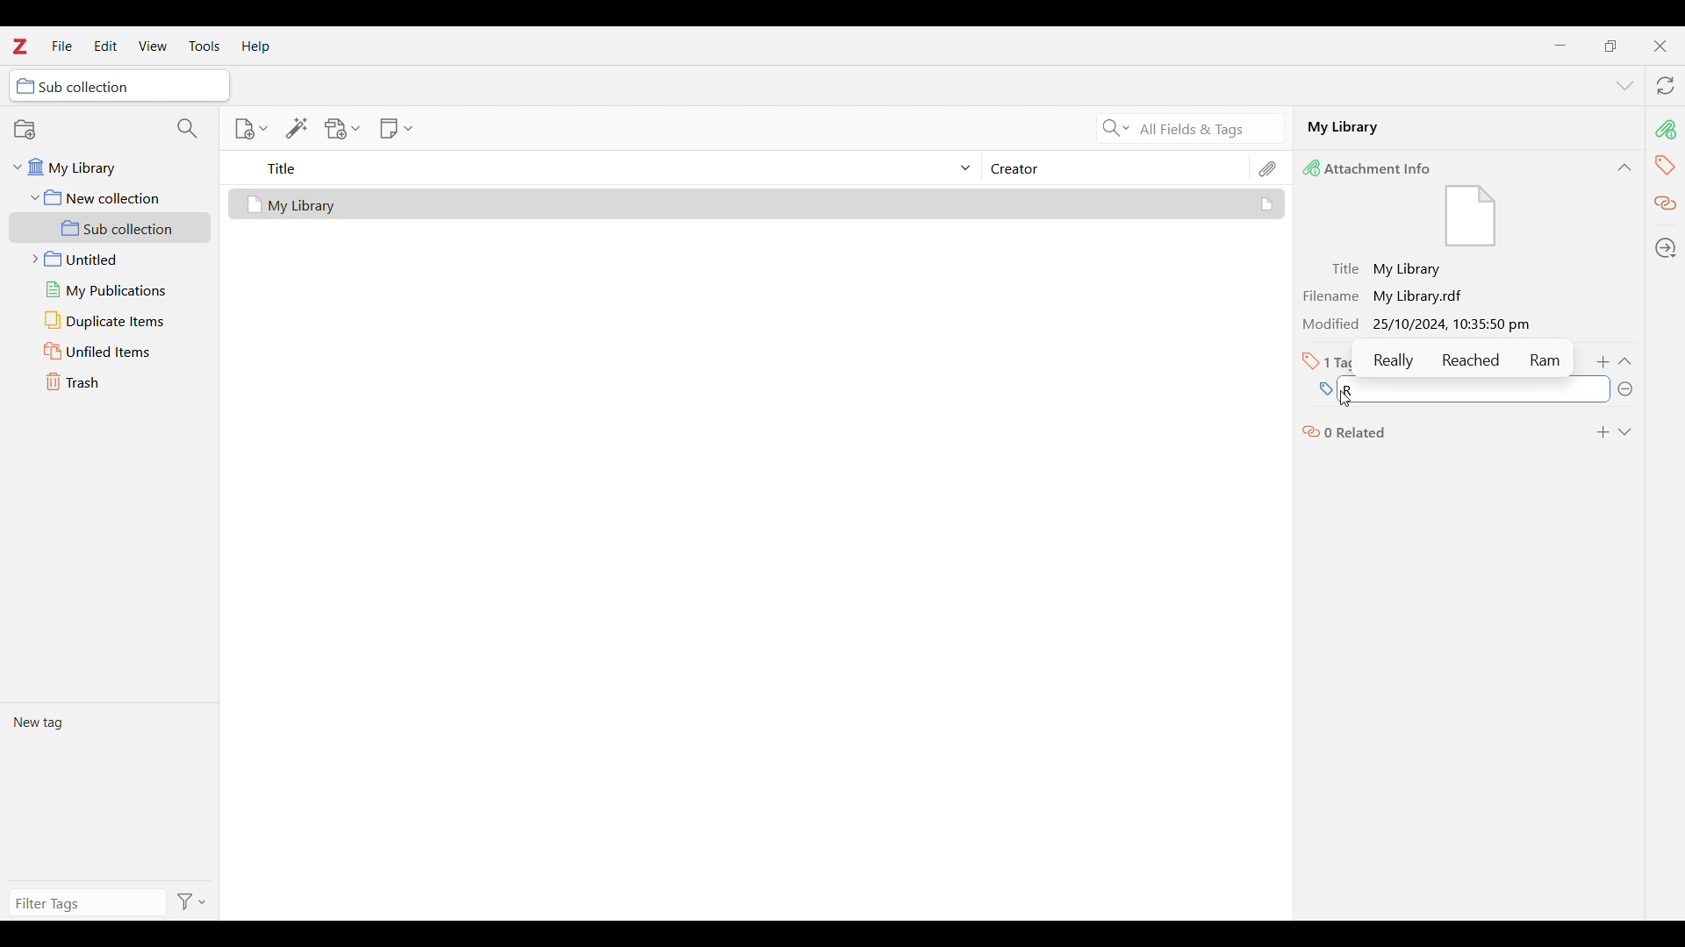  What do you see at coordinates (1388, 295) in the screenshot?
I see `Filename My Library.radt` at bounding box center [1388, 295].